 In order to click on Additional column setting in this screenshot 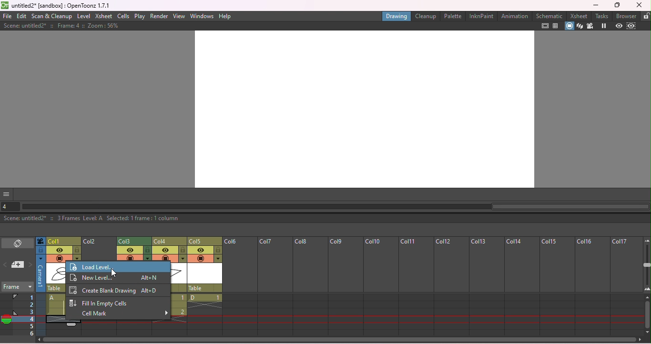, I will do `click(77, 259)`.